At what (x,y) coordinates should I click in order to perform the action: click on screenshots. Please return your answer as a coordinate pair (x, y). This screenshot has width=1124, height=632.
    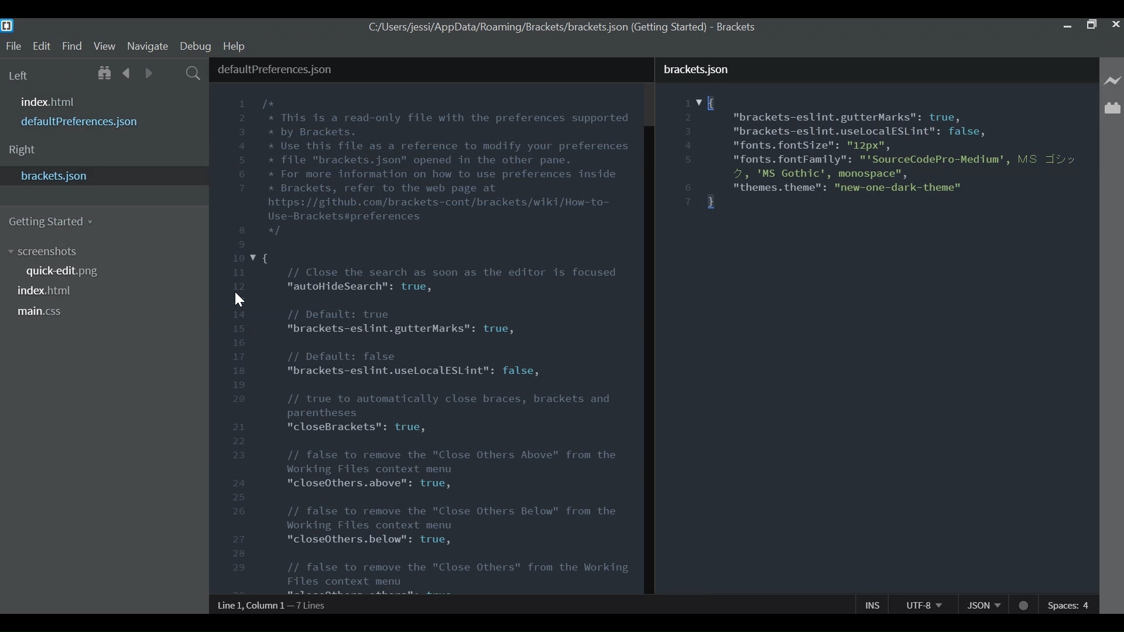
    Looking at the image, I should click on (43, 253).